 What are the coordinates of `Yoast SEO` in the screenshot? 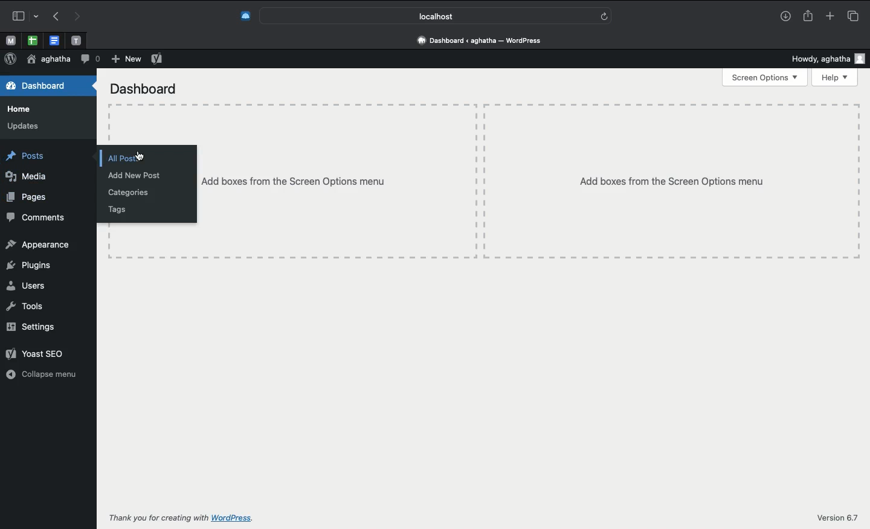 It's located at (33, 352).